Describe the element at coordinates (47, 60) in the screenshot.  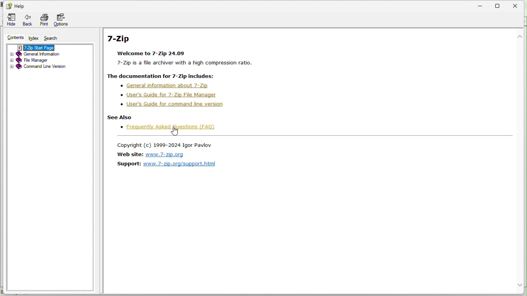
I see `File manager` at that location.